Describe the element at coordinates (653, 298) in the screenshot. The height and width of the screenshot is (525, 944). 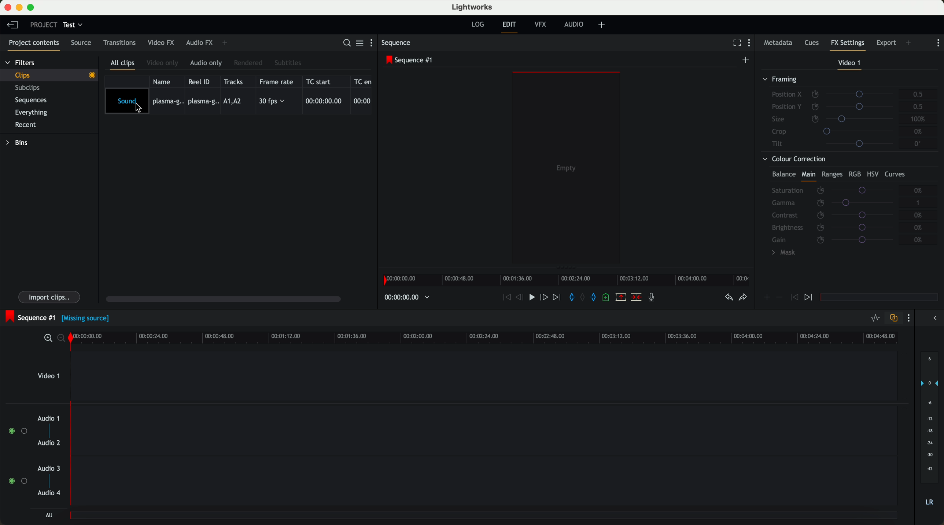
I see `record a voice over` at that location.